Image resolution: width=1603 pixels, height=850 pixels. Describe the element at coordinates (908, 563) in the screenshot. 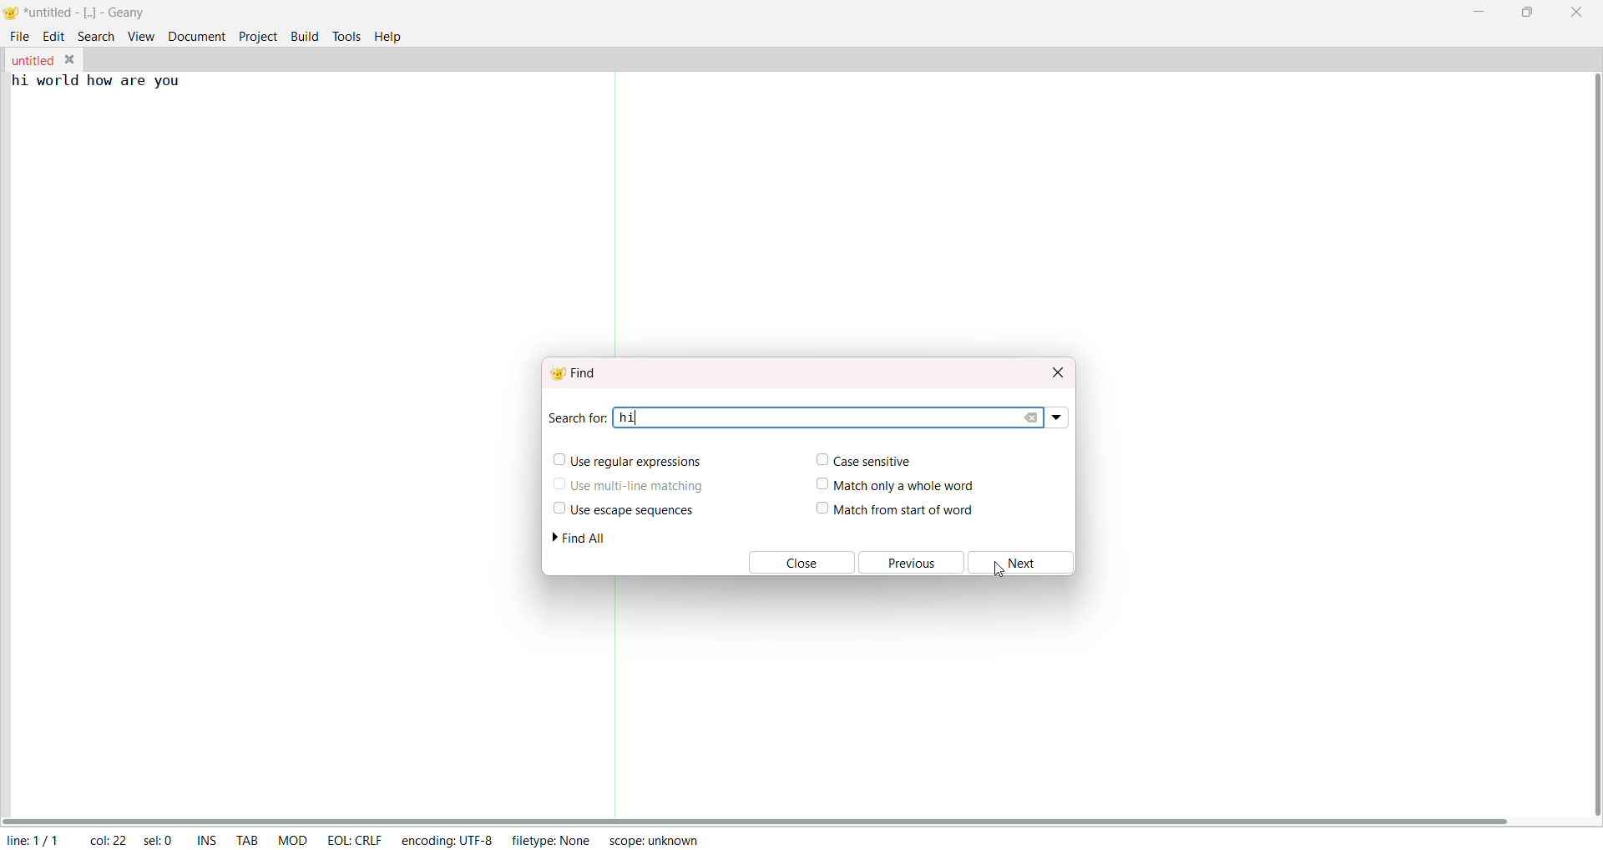

I see `previous` at that location.